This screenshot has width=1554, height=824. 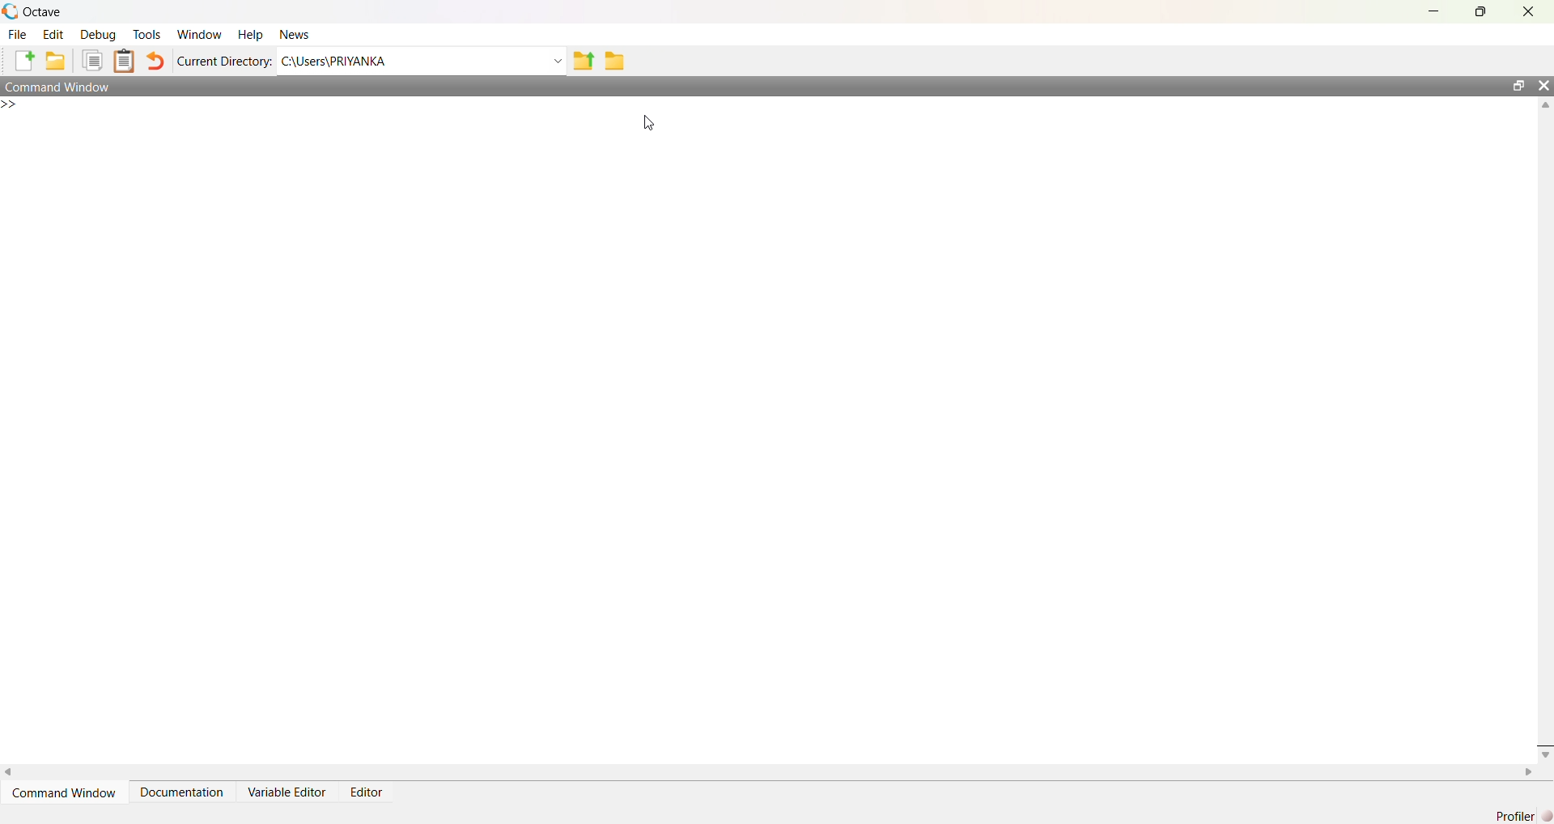 I want to click on Windows, so click(x=202, y=36).